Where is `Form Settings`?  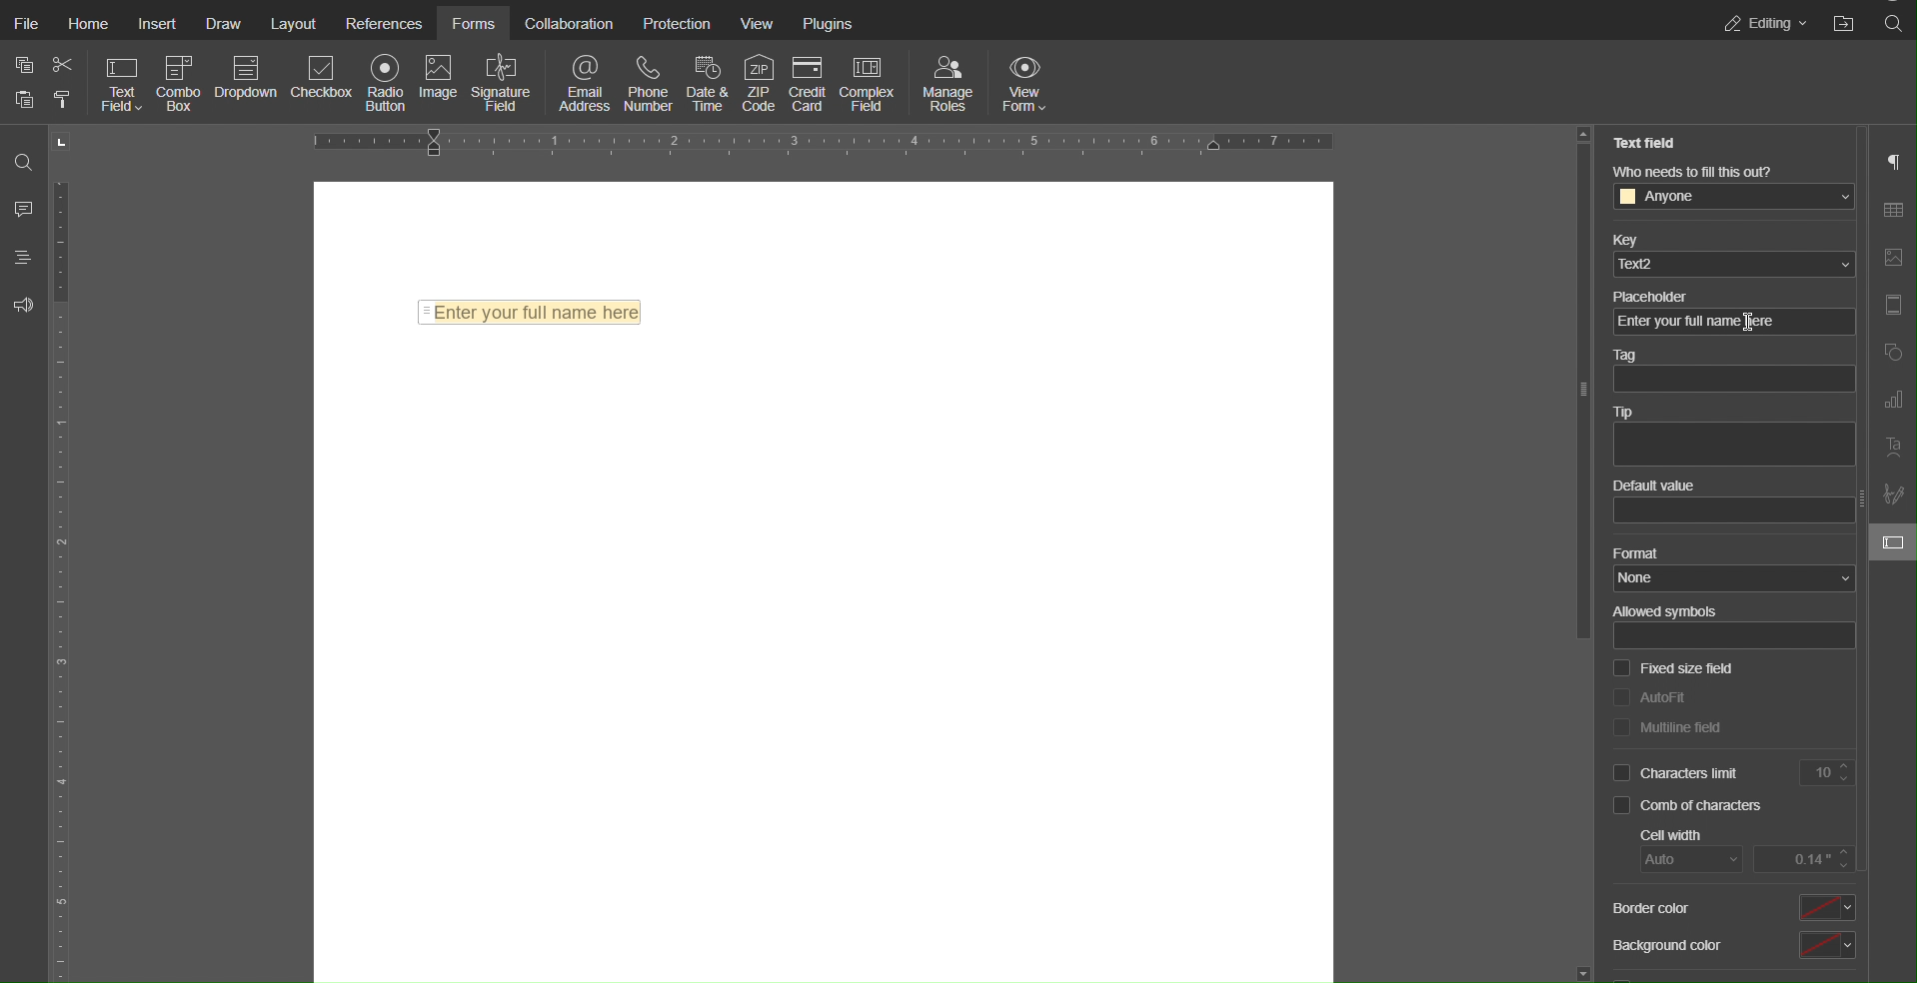 Form Settings is located at coordinates (1894, 546).